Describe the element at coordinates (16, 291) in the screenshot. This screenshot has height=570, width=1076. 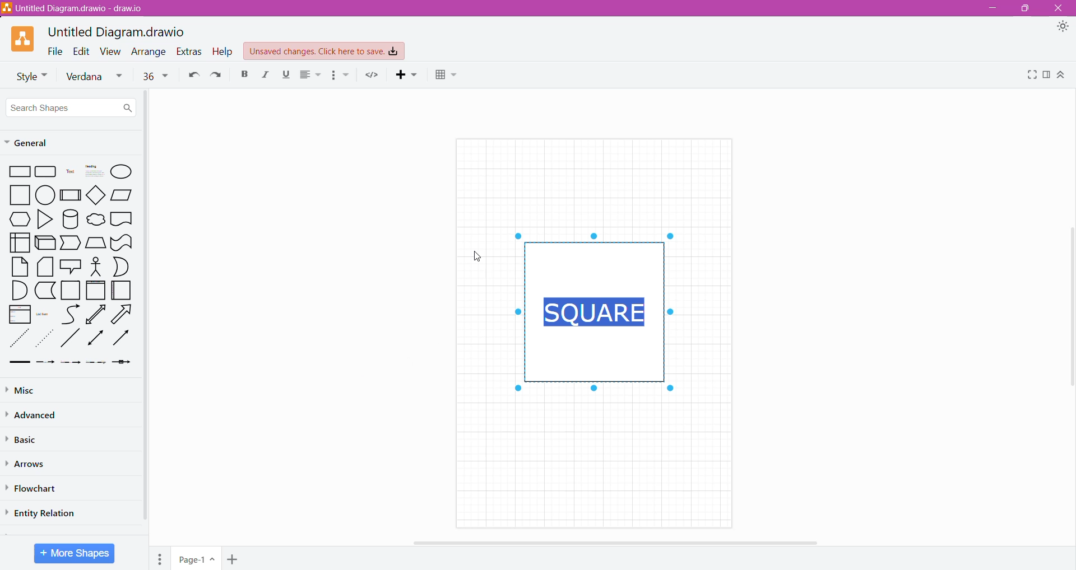
I see `Quarter Circle` at that location.